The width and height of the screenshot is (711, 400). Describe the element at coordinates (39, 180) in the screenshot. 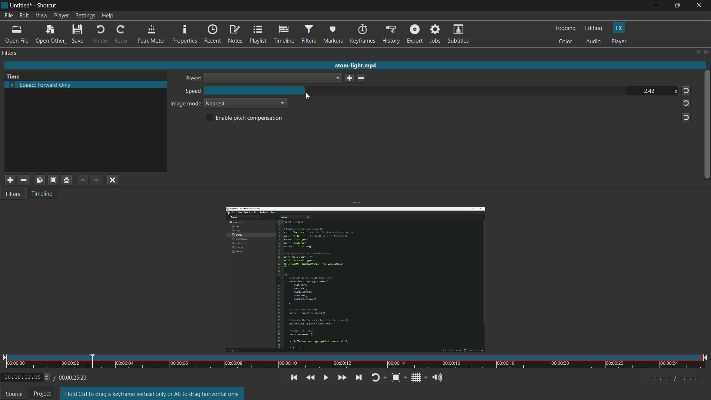

I see `copy checked filter` at that location.